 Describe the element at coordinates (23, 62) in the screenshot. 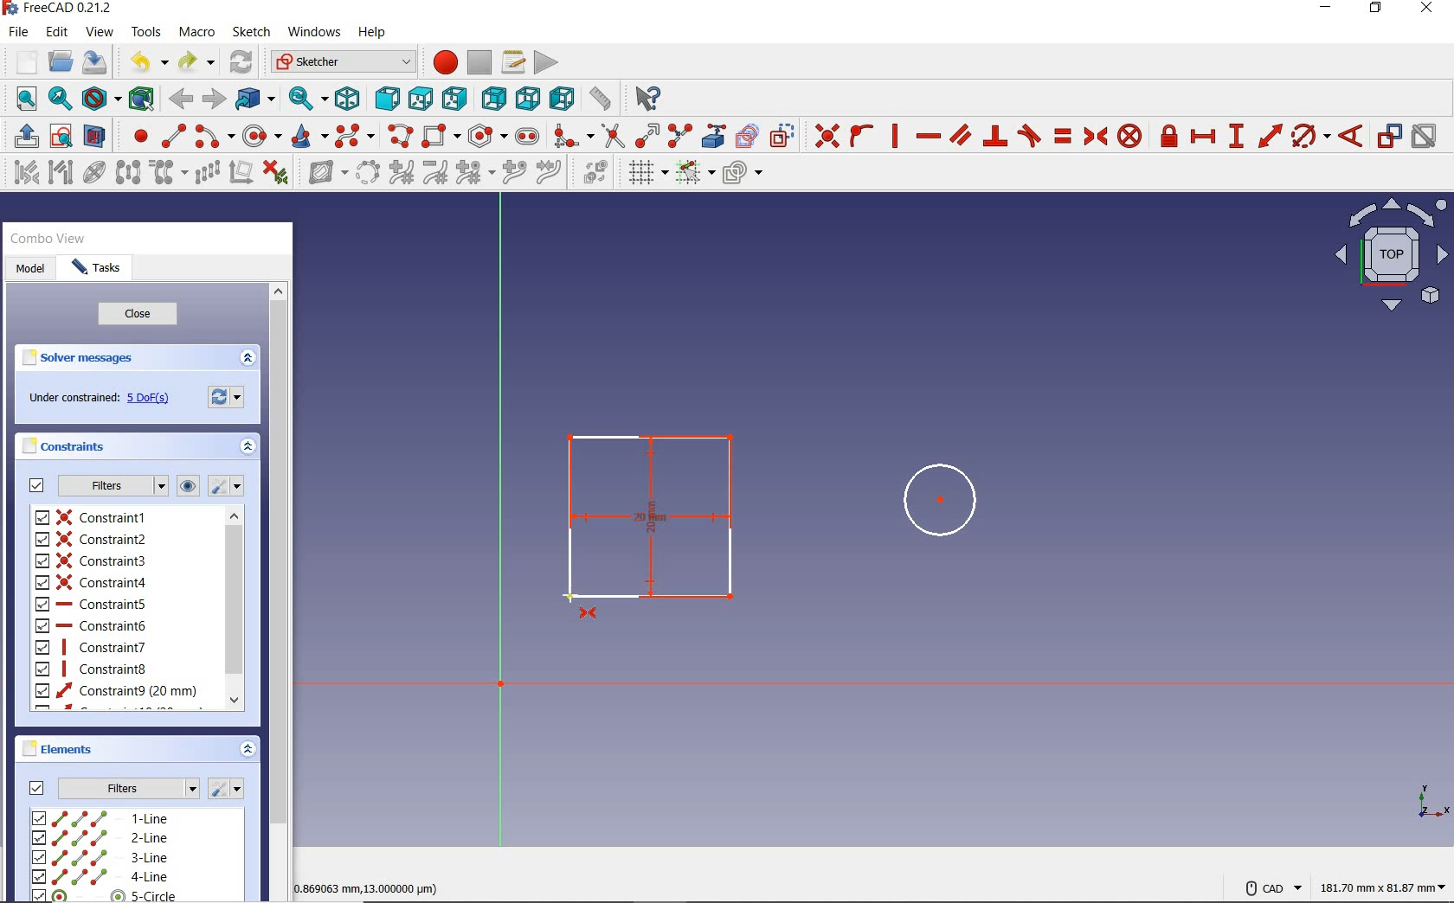

I see `new` at that location.